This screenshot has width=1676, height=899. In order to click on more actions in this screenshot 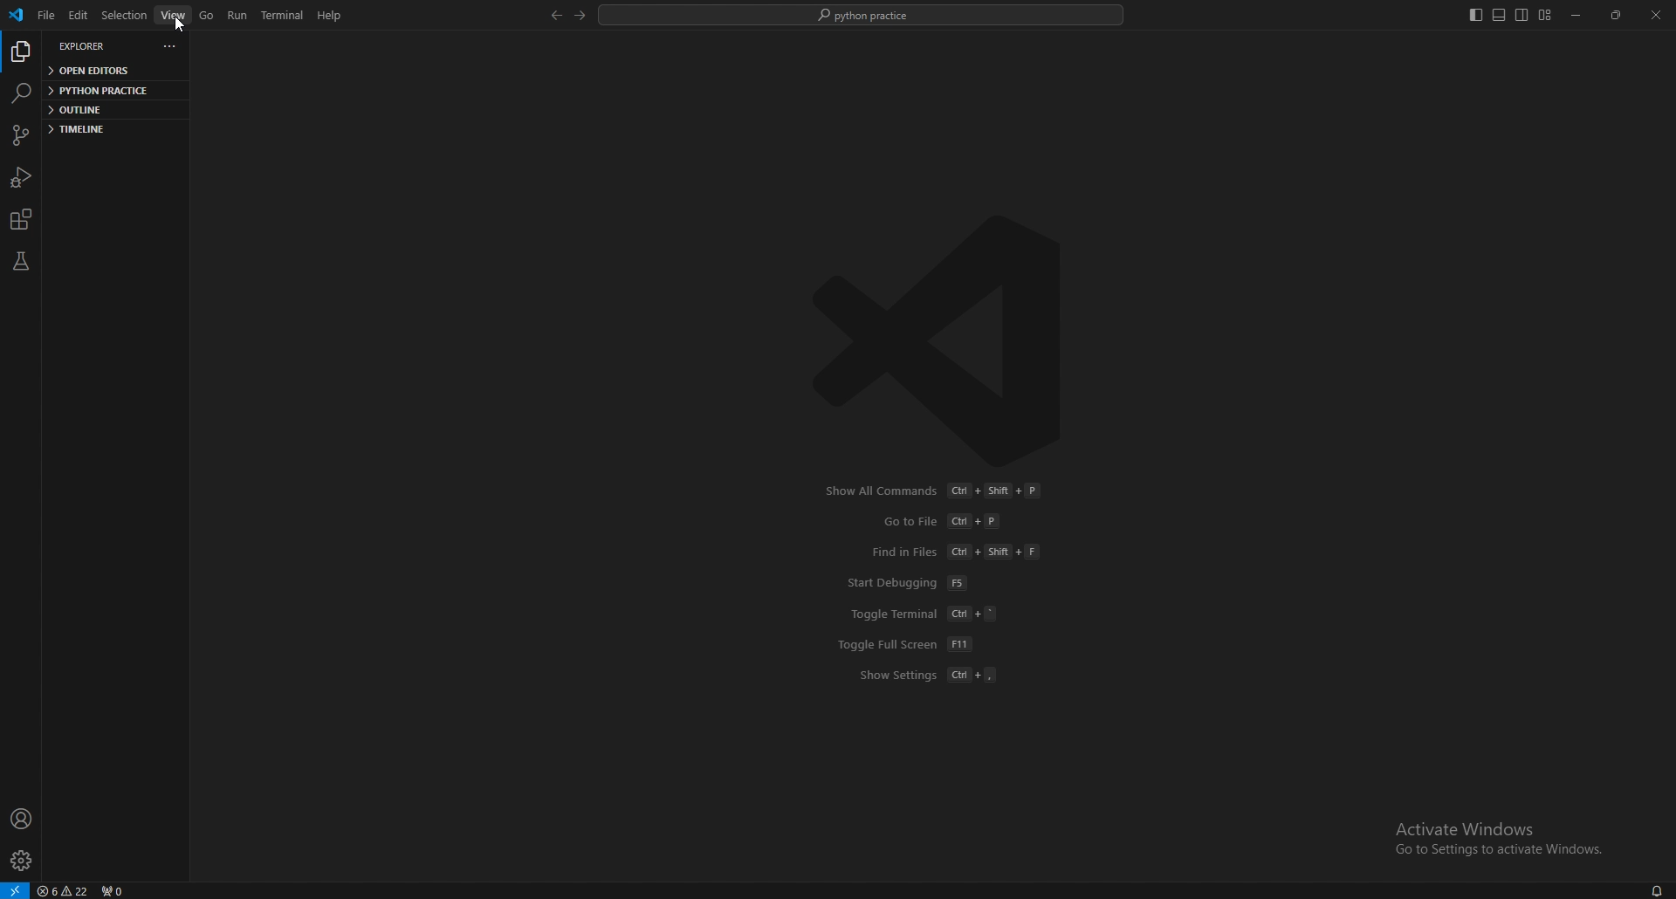, I will do `click(170, 45)`.